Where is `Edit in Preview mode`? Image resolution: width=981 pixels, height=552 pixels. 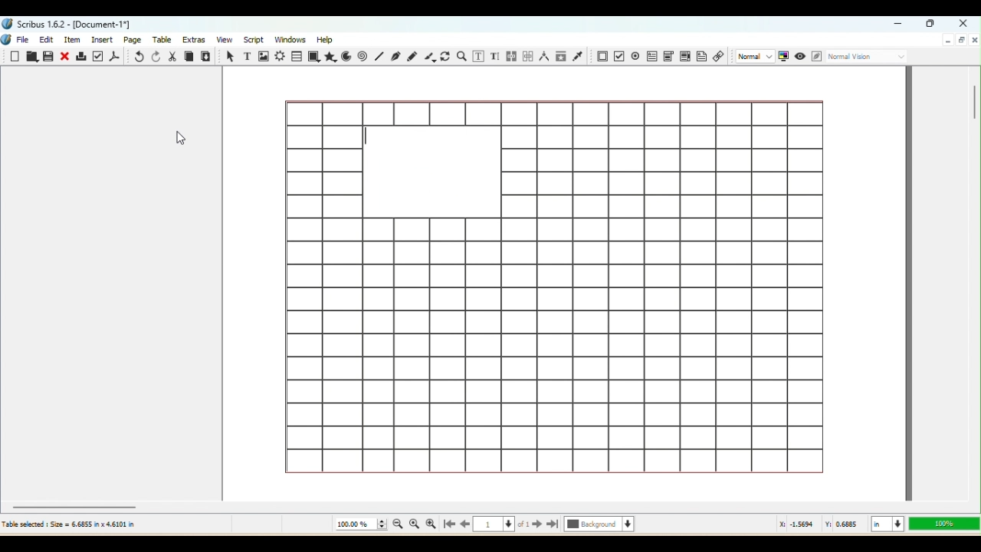
Edit in Preview mode is located at coordinates (815, 57).